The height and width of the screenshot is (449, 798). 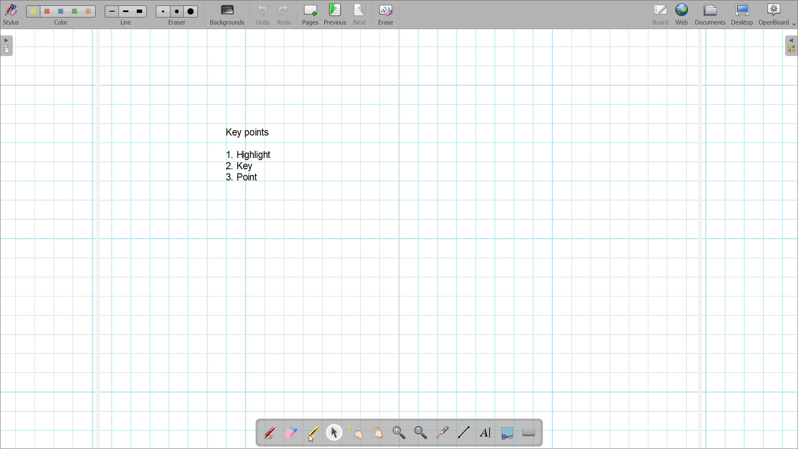 I want to click on eraser 2, so click(x=177, y=11).